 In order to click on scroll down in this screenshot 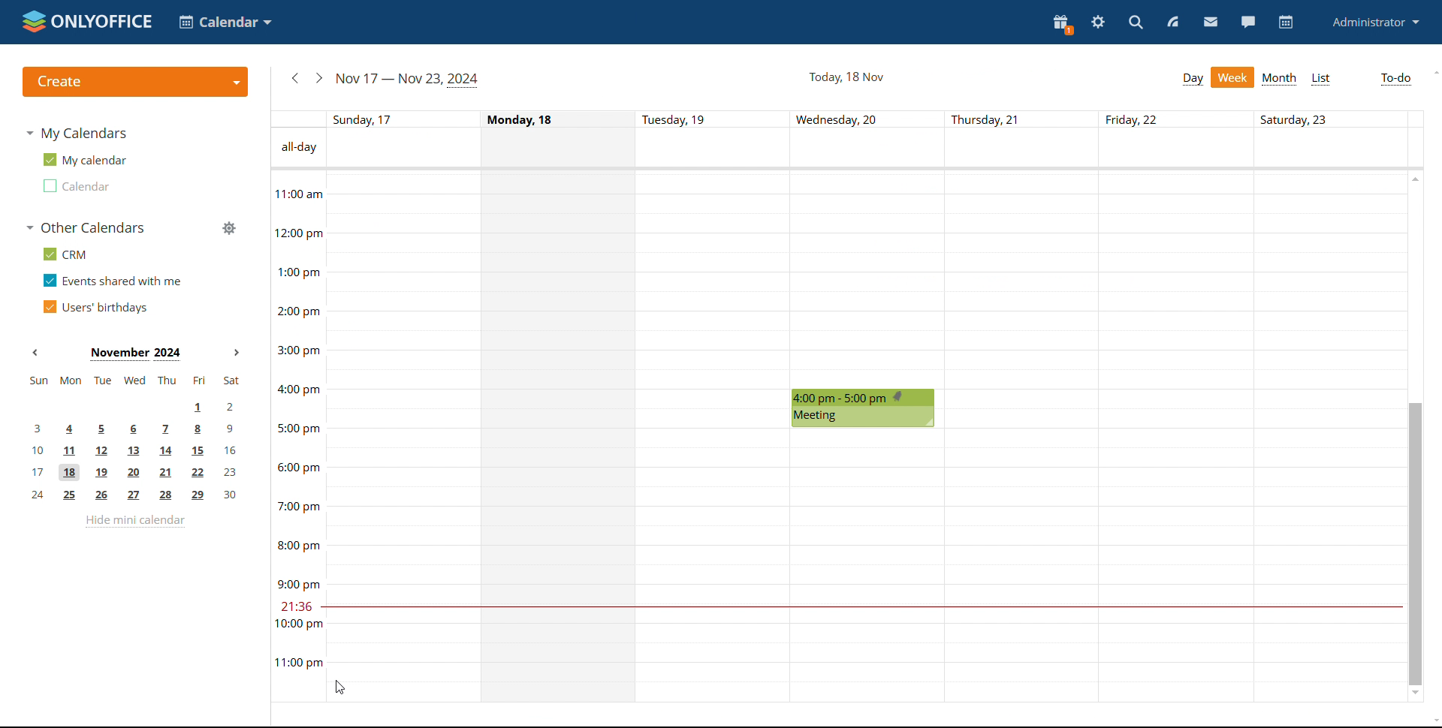, I will do `click(1433, 722)`.